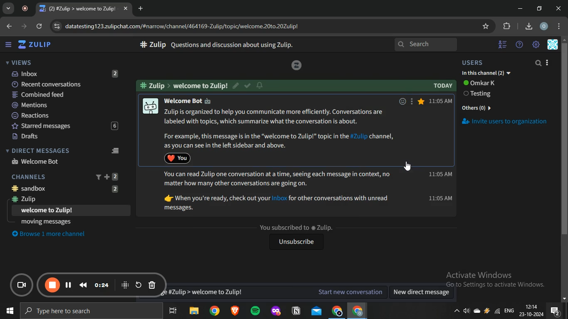 This screenshot has height=319, width=568. Describe the element at coordinates (547, 63) in the screenshot. I see `` at that location.